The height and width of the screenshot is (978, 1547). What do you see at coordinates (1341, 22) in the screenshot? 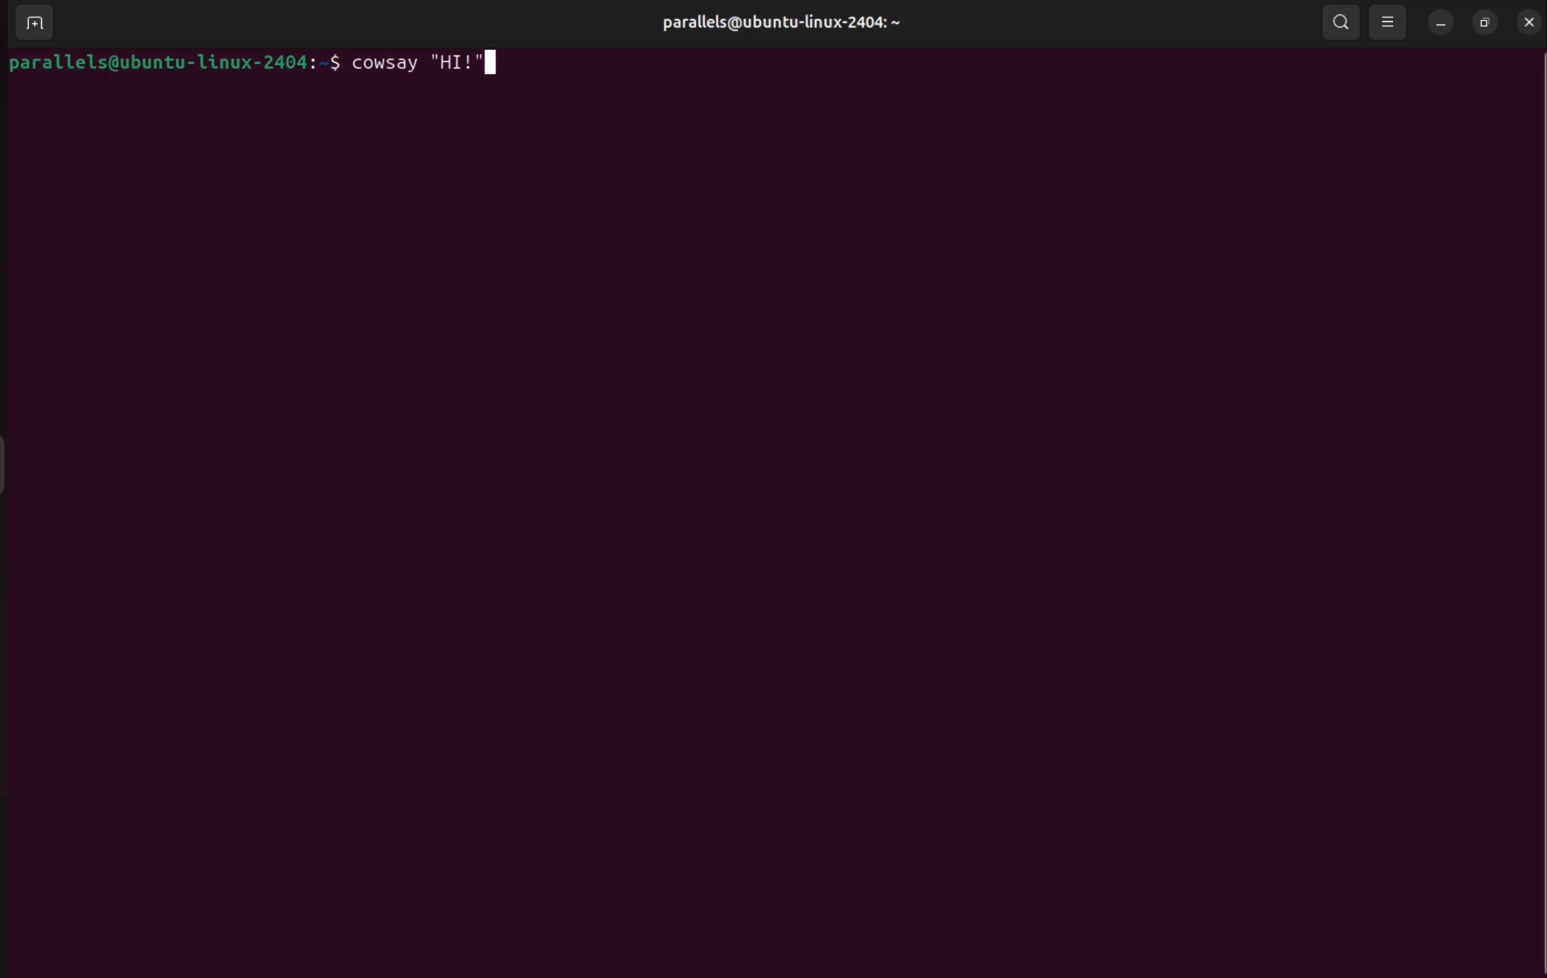
I see `search` at bounding box center [1341, 22].